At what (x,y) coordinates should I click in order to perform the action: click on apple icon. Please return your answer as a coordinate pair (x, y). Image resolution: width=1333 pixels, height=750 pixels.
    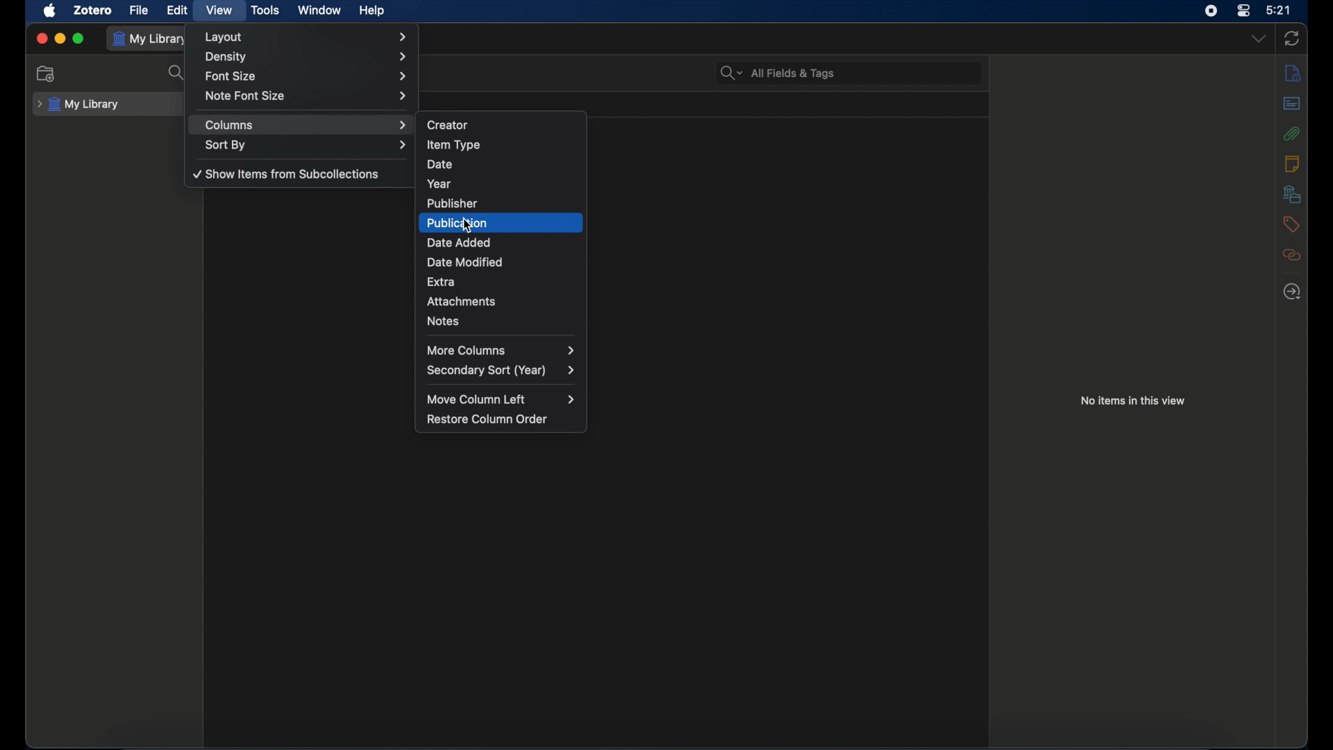
    Looking at the image, I should click on (49, 10).